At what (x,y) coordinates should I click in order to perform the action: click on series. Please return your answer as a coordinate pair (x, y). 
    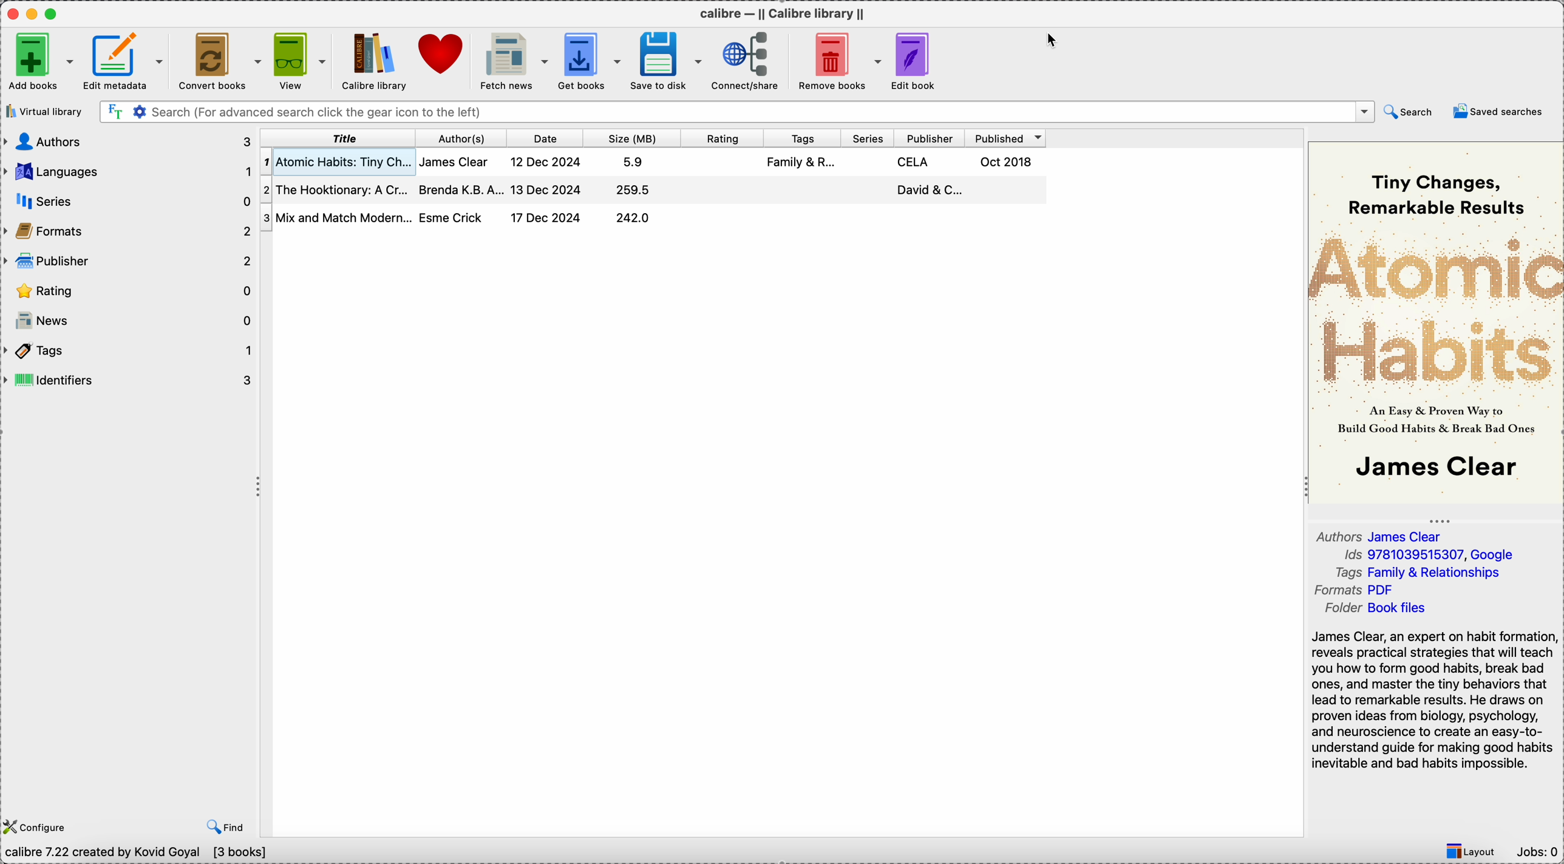
    Looking at the image, I should click on (129, 197).